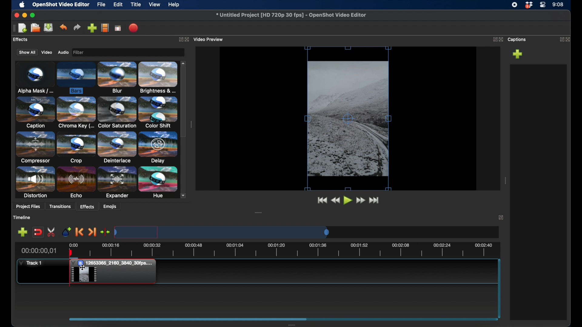  I want to click on audio, so click(63, 52).